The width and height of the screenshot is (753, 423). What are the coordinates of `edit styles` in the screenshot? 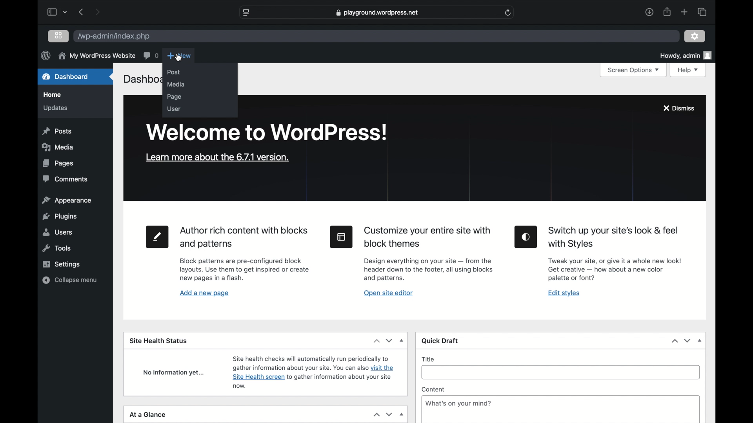 It's located at (526, 237).